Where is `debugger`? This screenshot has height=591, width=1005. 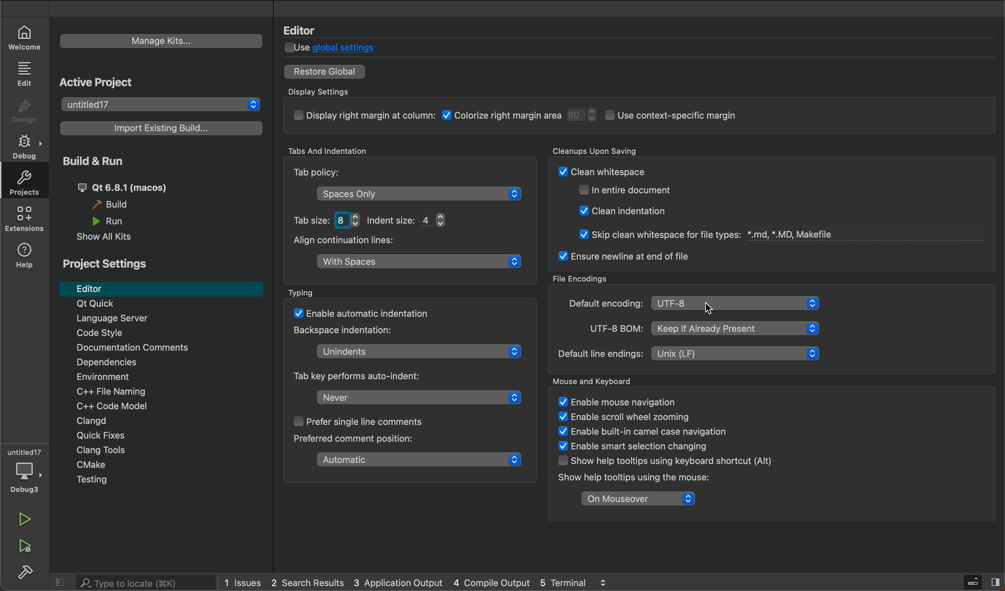 debugger is located at coordinates (26, 471).